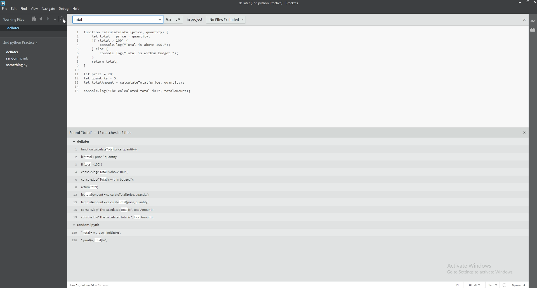  What do you see at coordinates (79, 20) in the screenshot?
I see `total` at bounding box center [79, 20].